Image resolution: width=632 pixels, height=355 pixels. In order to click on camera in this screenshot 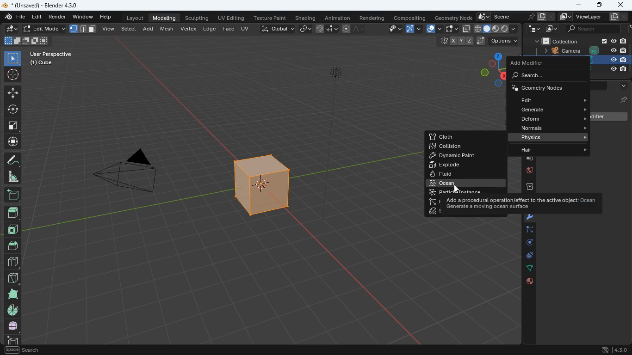, I will do `click(582, 51)`.